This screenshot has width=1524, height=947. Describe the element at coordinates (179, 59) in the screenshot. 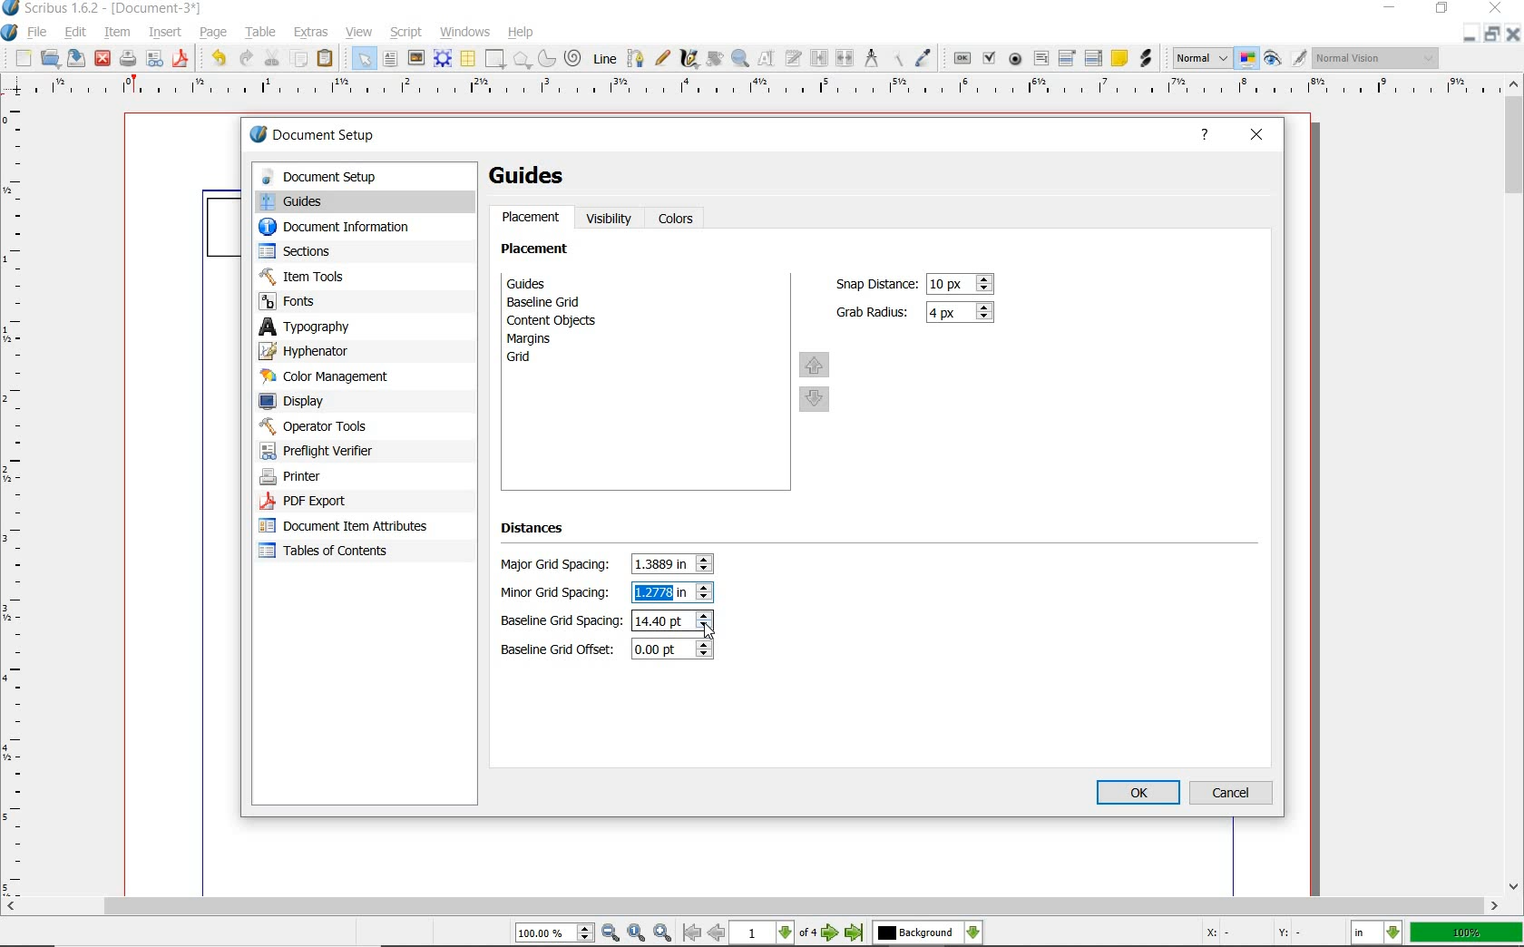

I see `save as pdf` at that location.